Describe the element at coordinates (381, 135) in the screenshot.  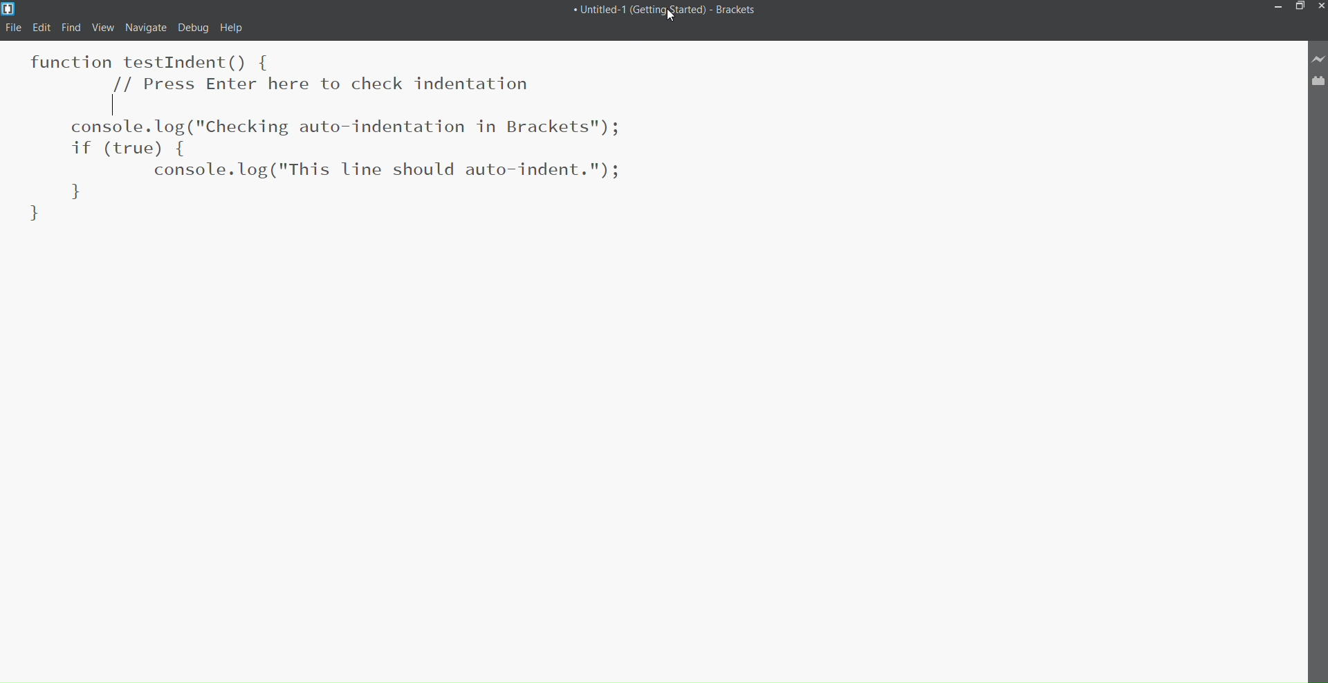
I see `Code` at that location.